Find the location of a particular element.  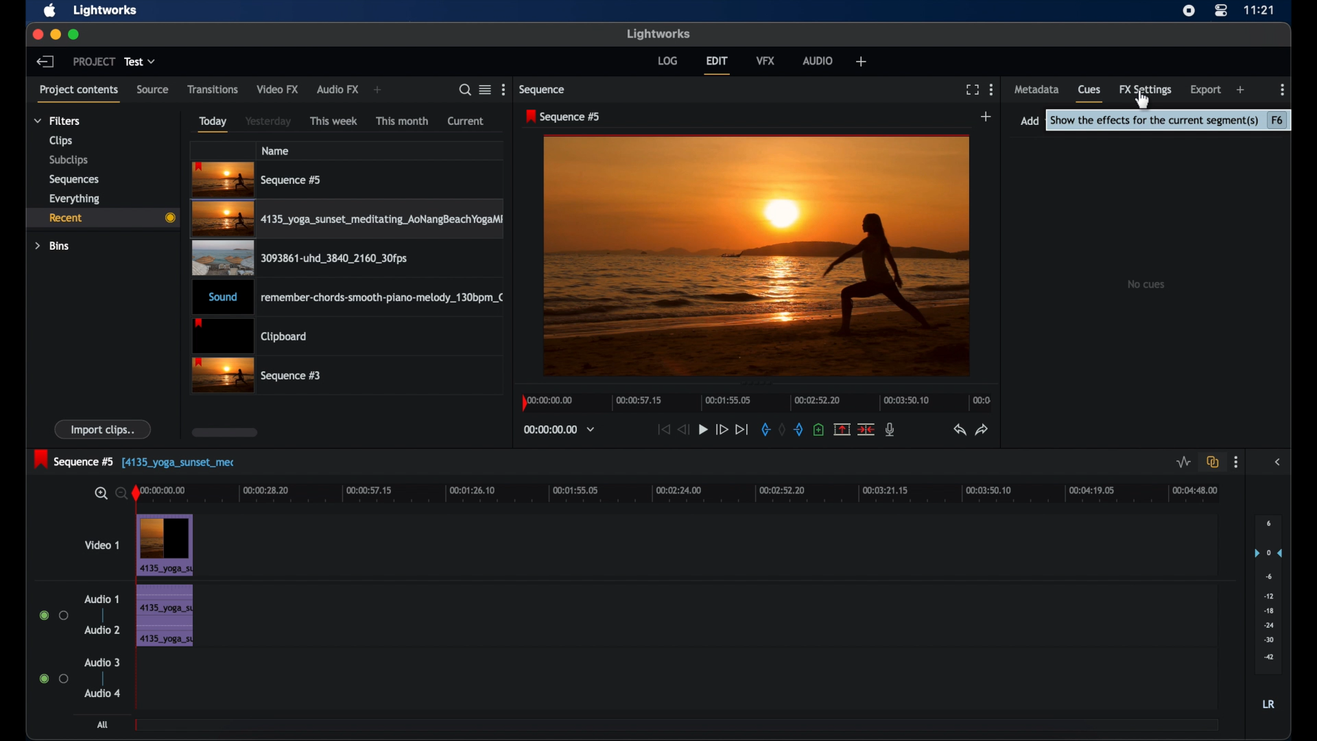

radio button is located at coordinates (54, 678).